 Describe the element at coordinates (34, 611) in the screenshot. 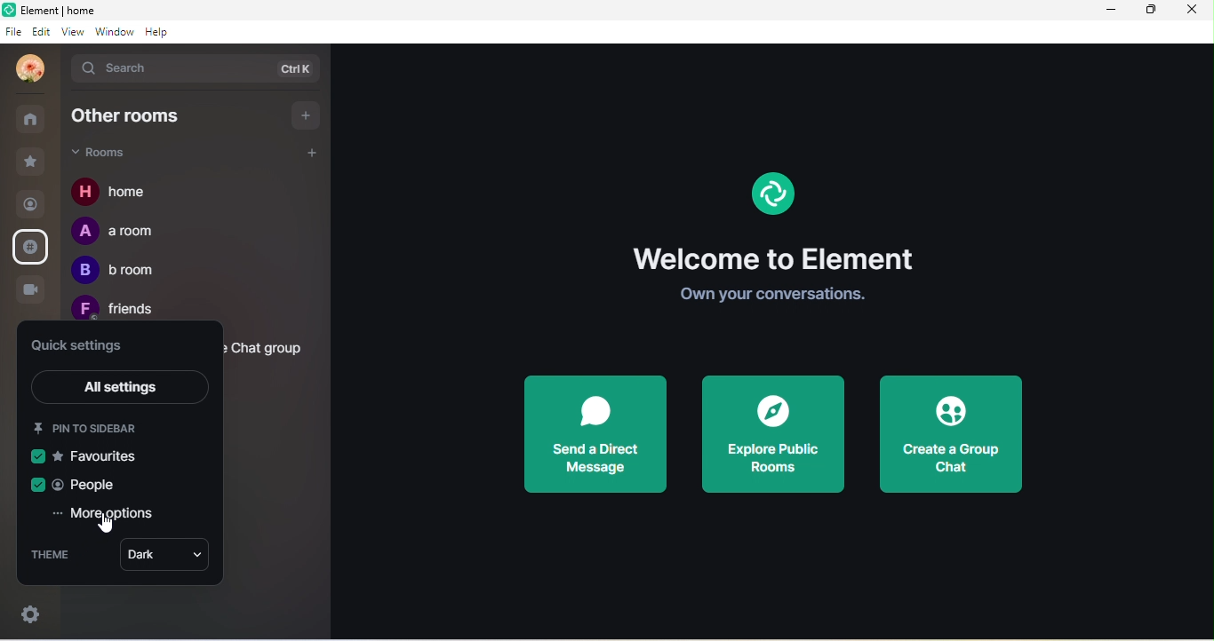

I see `settings` at that location.